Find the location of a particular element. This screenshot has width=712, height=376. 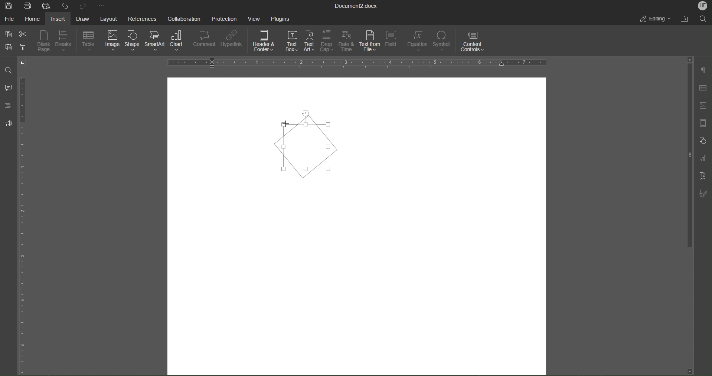

Comments is located at coordinates (9, 88).